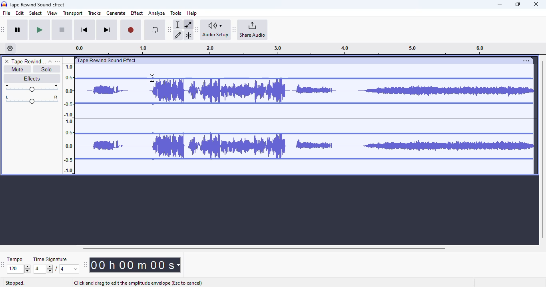  Describe the element at coordinates (32, 78) in the screenshot. I see `effects` at that location.